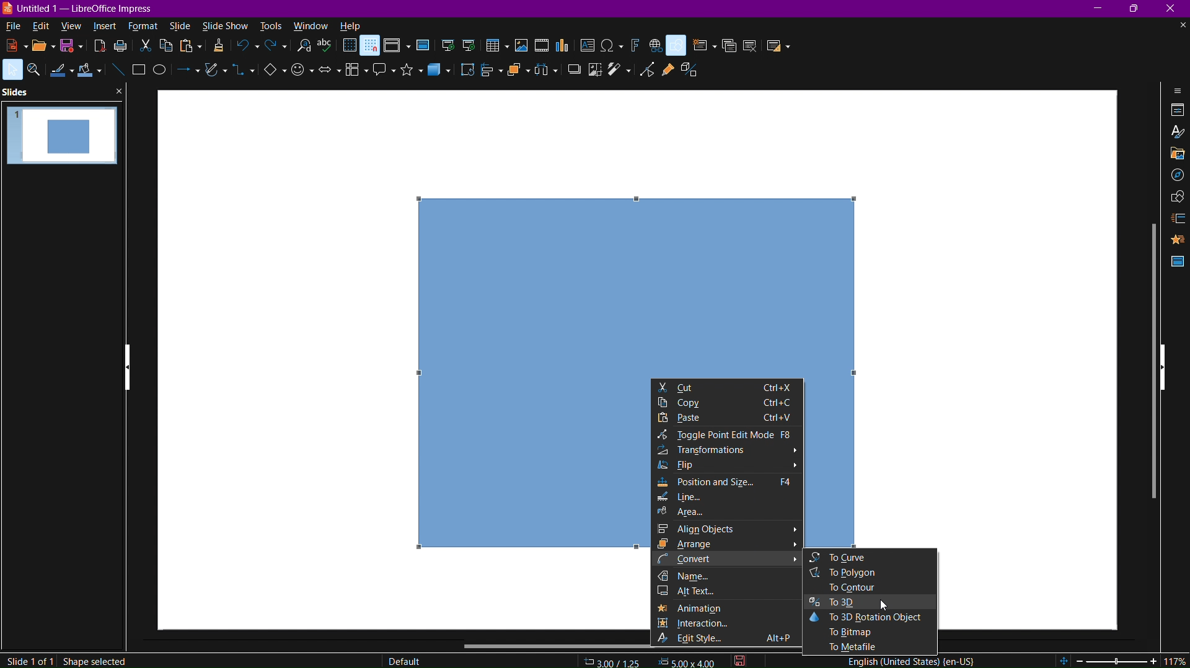 The height and width of the screenshot is (668, 1190). I want to click on Gallery, so click(1173, 154).